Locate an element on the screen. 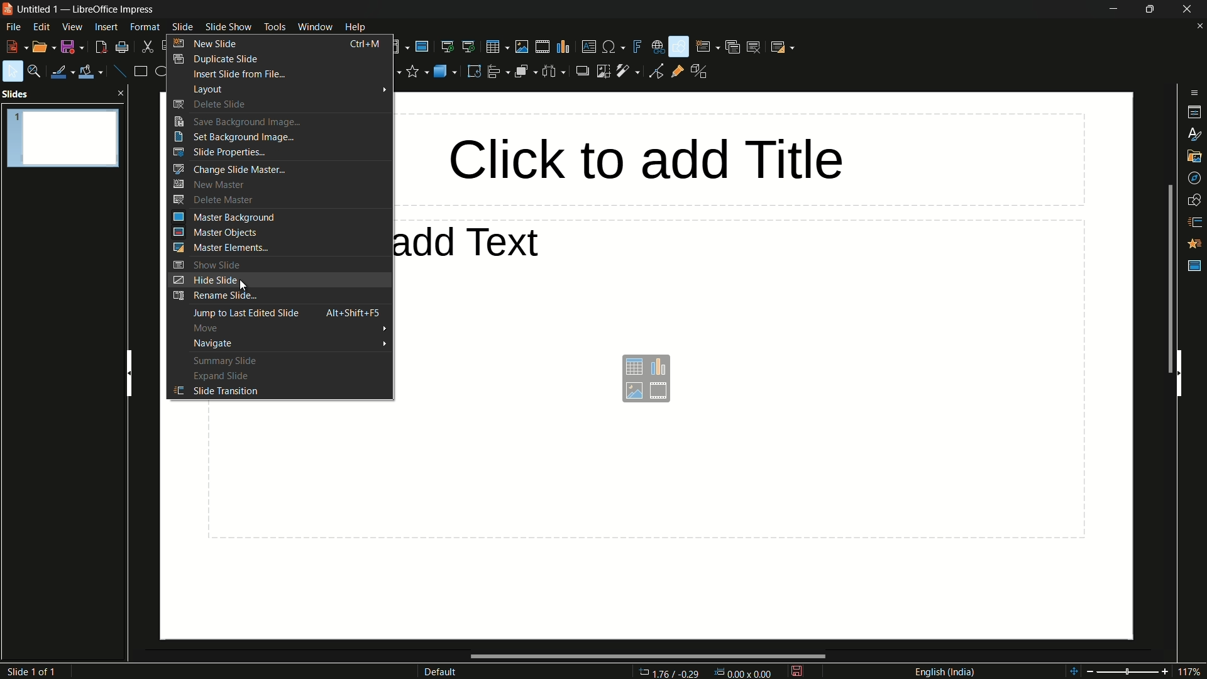 This screenshot has width=1207, height=679. delete slide is located at coordinates (209, 104).